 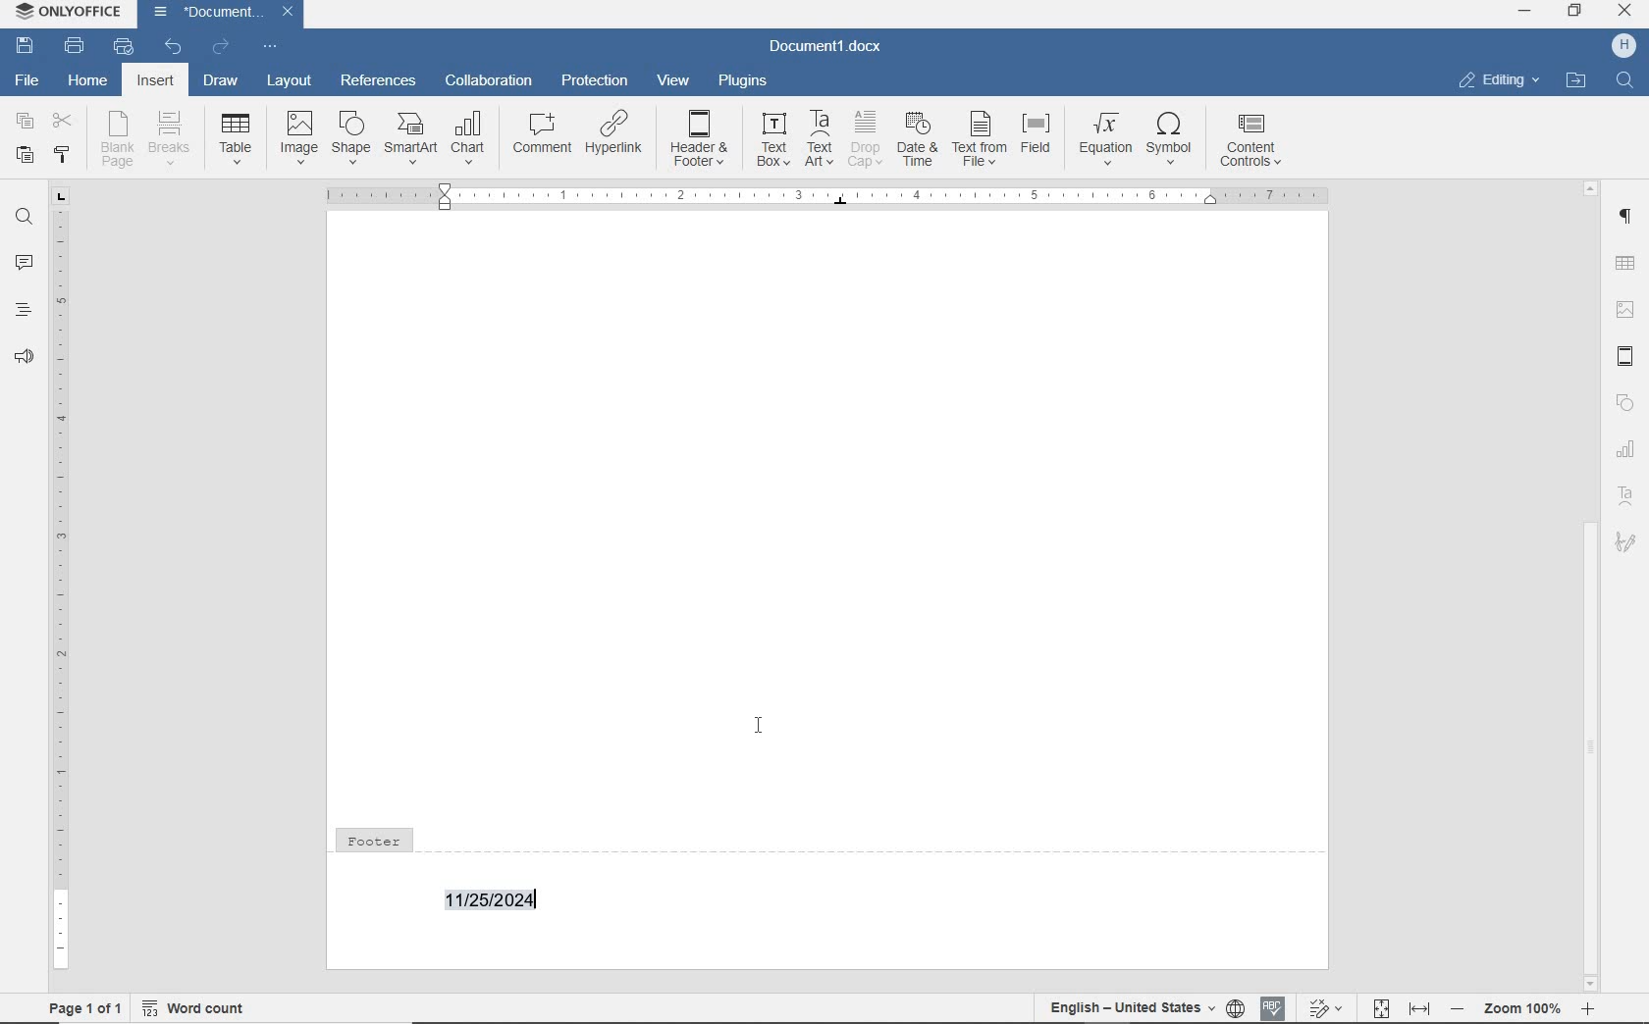 What do you see at coordinates (1627, 403) in the screenshot?
I see `shapes` at bounding box center [1627, 403].